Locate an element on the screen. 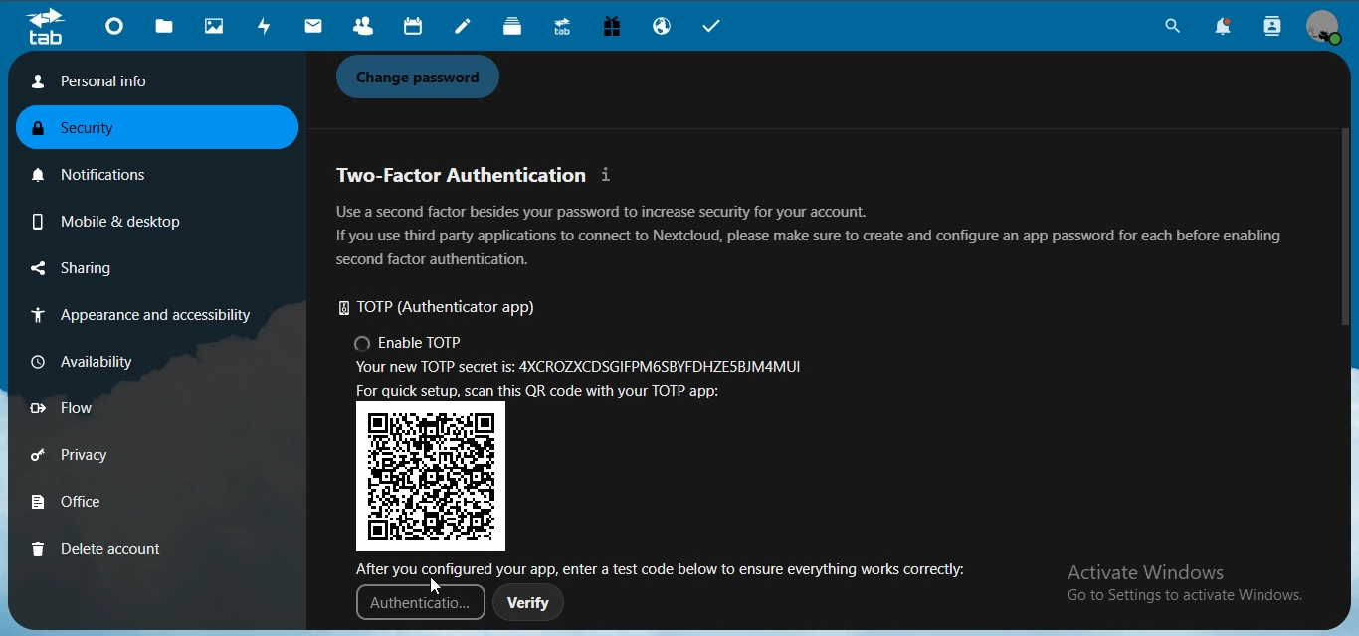 The width and height of the screenshot is (1359, 636). notifications is located at coordinates (1230, 28).